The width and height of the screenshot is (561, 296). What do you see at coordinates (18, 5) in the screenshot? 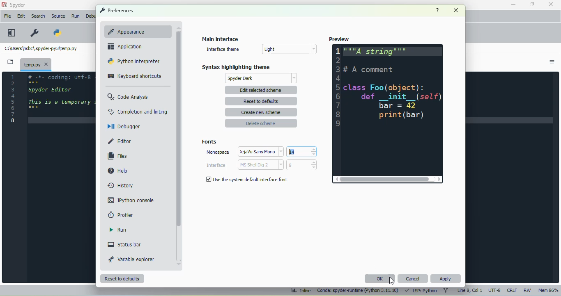
I see `spyder` at bounding box center [18, 5].